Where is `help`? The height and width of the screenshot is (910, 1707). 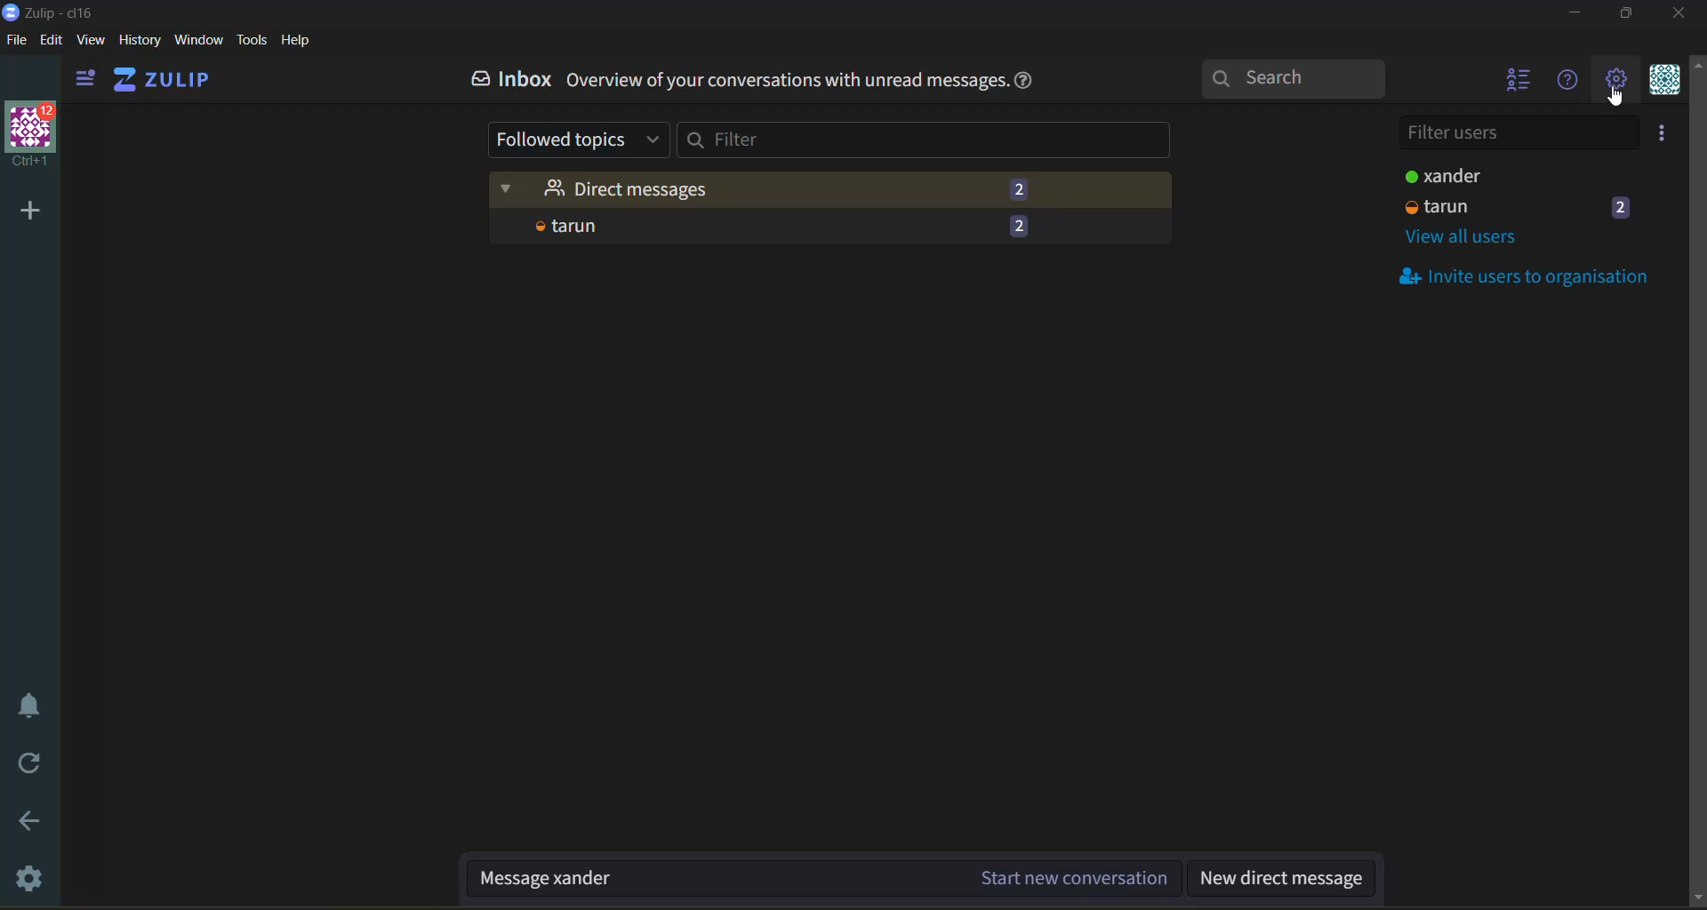
help is located at coordinates (296, 41).